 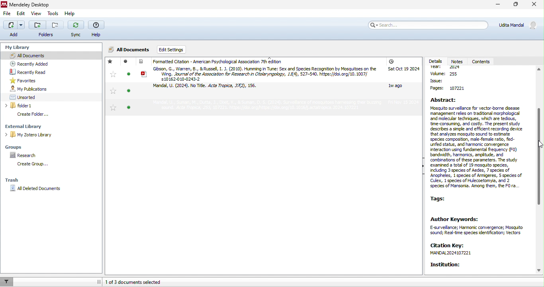 I want to click on folder1, so click(x=39, y=106).